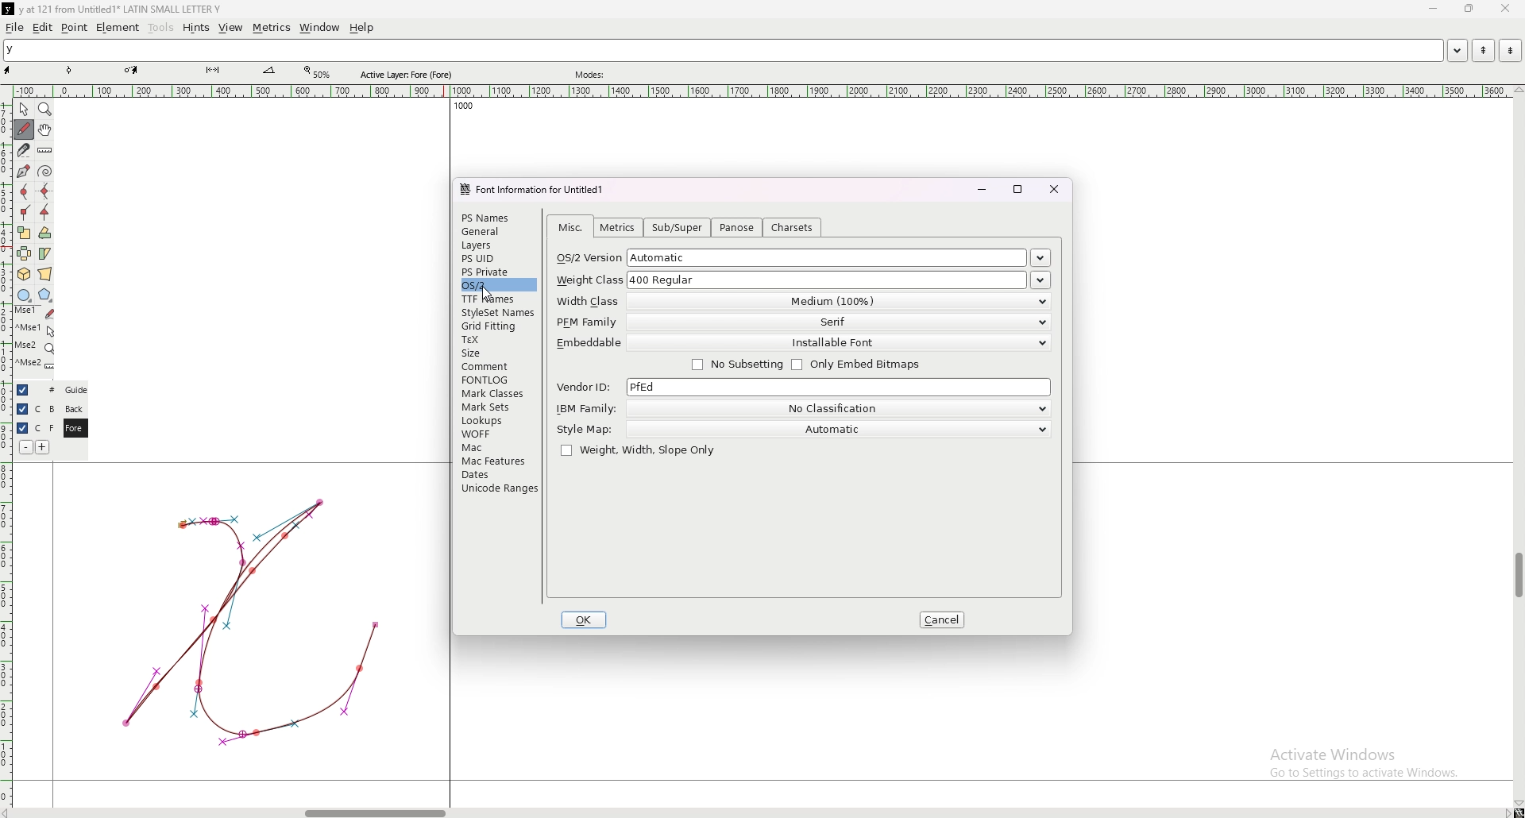 The height and width of the screenshot is (818, 1525). I want to click on minimize, so click(1435, 10).